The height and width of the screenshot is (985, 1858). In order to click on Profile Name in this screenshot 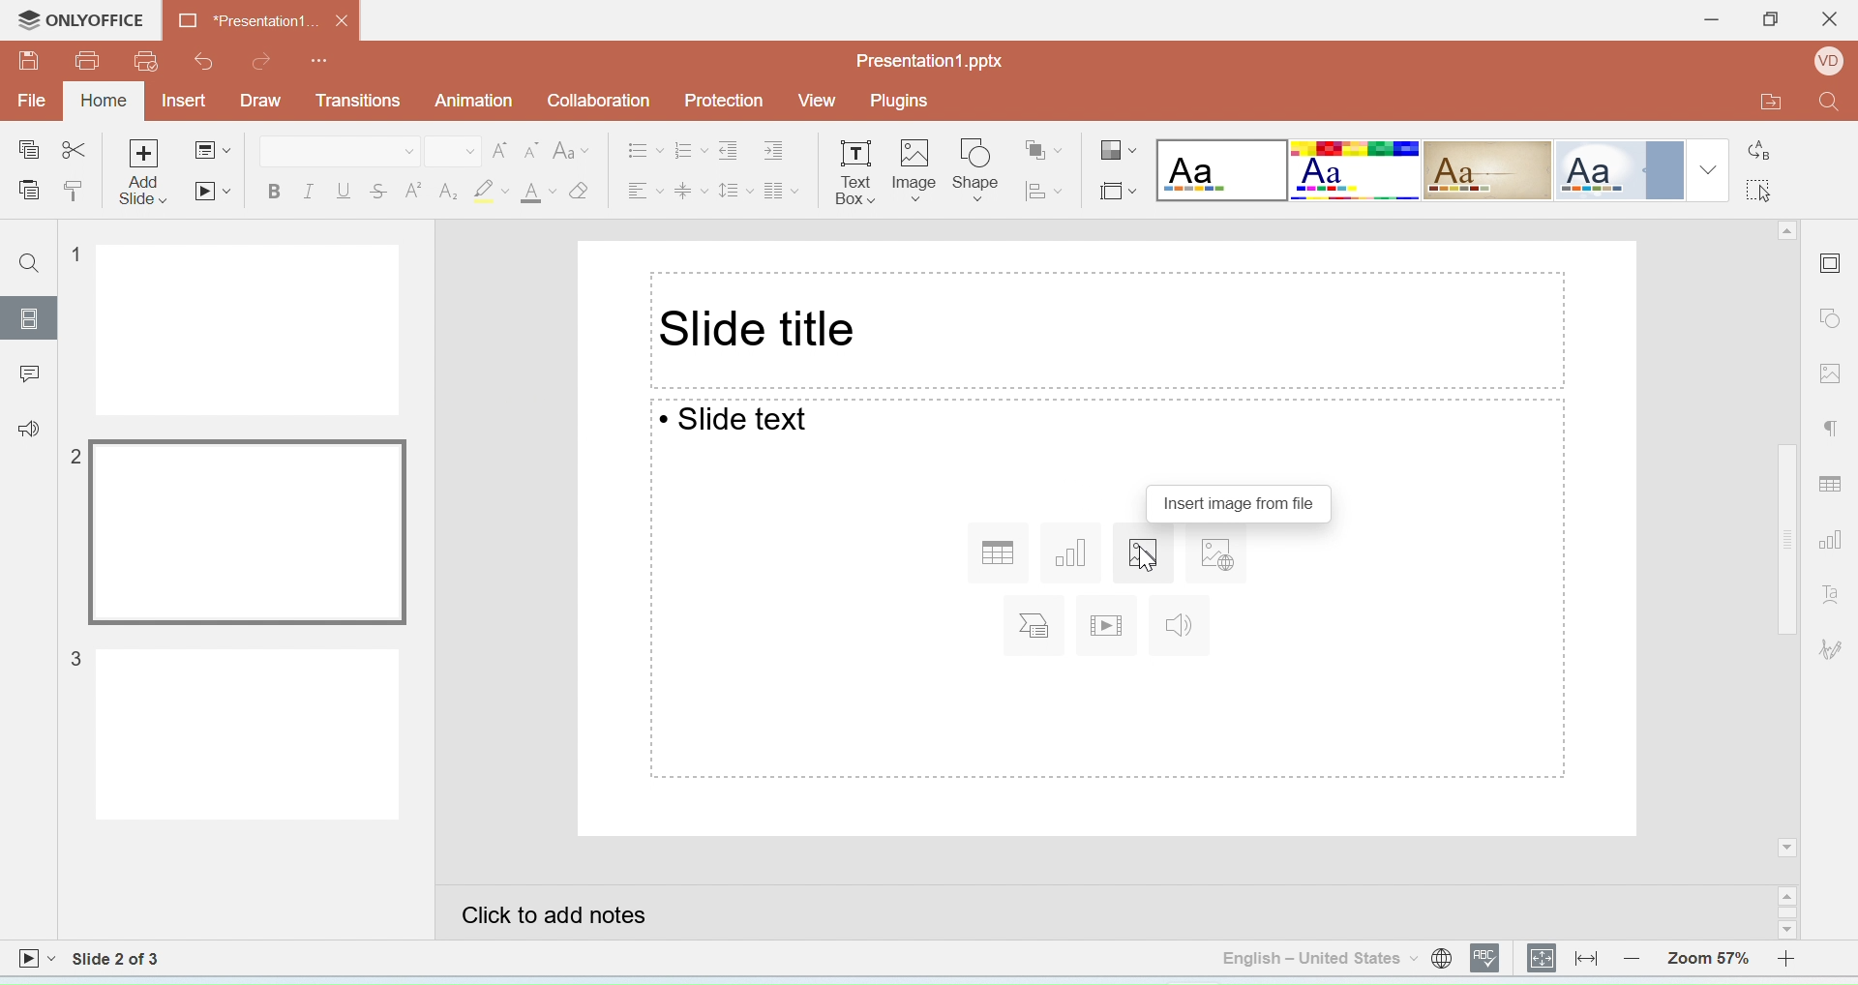, I will do `click(1824, 64)`.